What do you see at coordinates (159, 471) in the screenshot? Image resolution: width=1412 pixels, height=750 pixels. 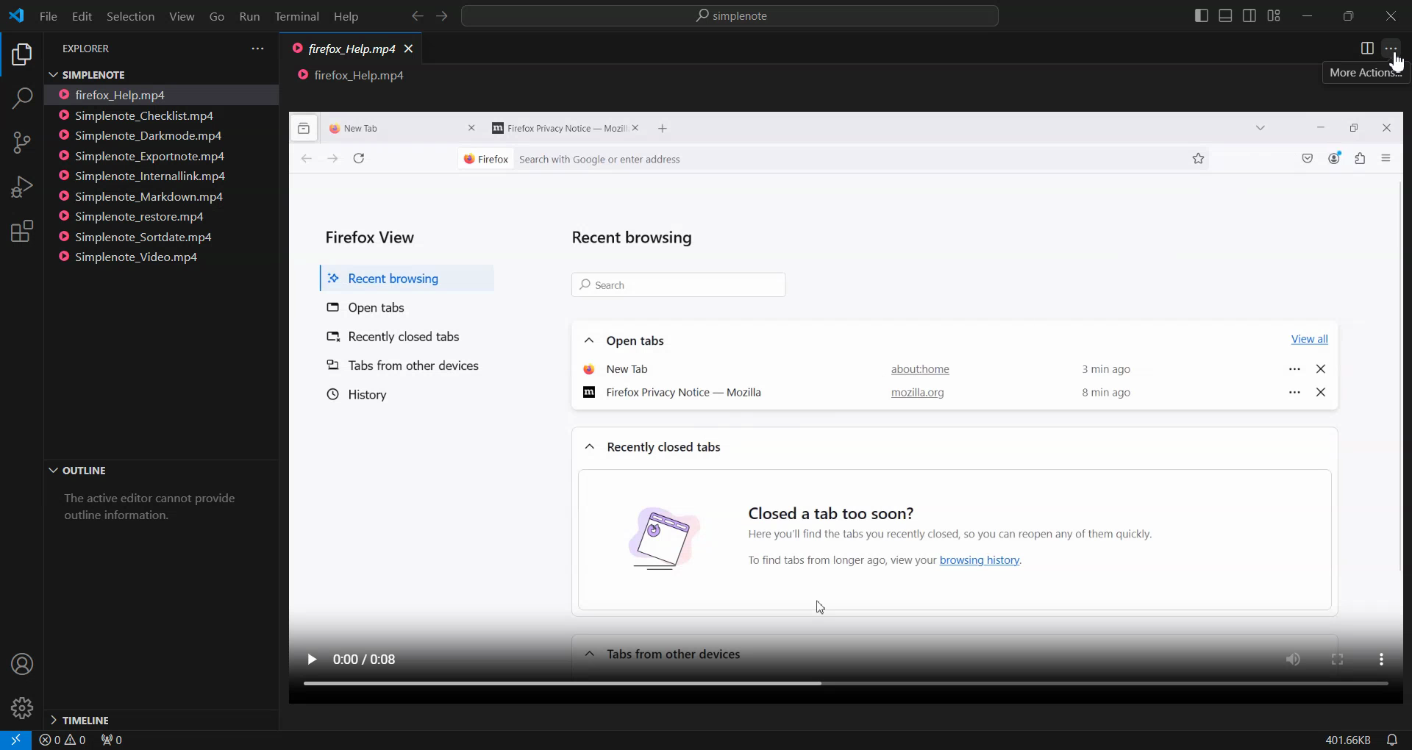 I see `Outline` at bounding box center [159, 471].